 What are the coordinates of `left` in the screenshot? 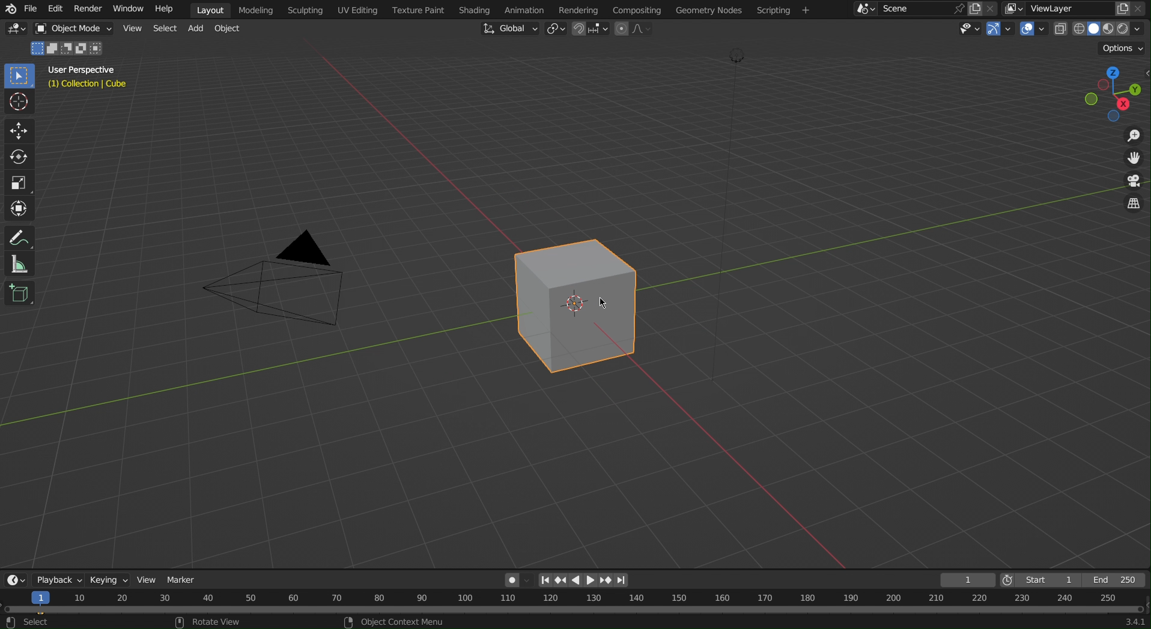 It's located at (575, 580).